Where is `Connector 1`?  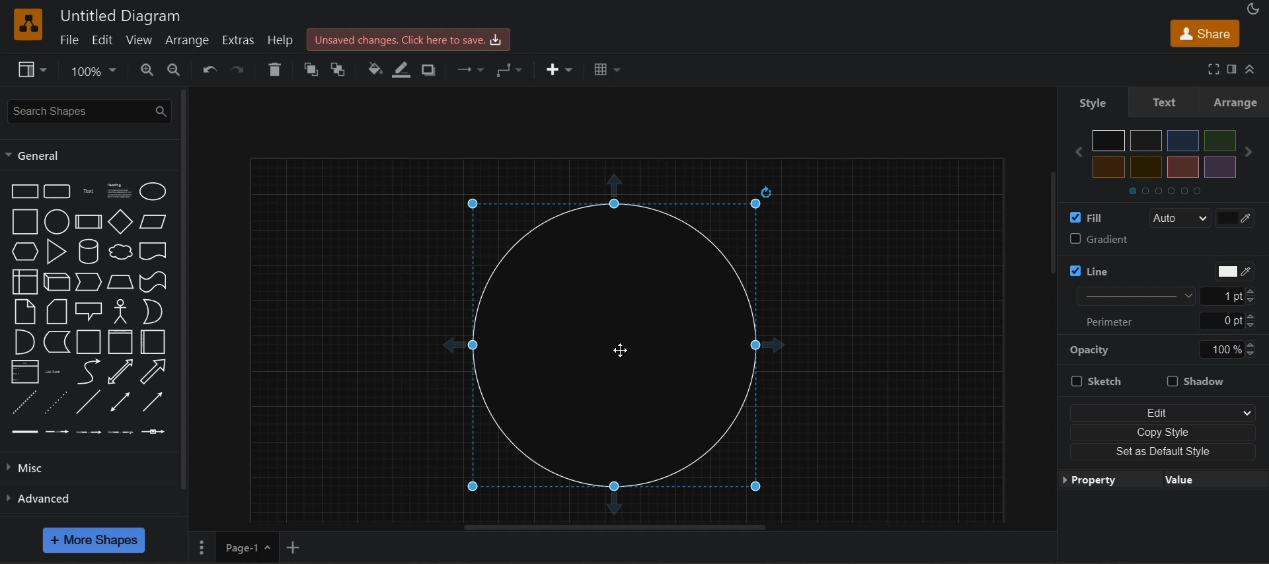 Connector 1 is located at coordinates (22, 430).